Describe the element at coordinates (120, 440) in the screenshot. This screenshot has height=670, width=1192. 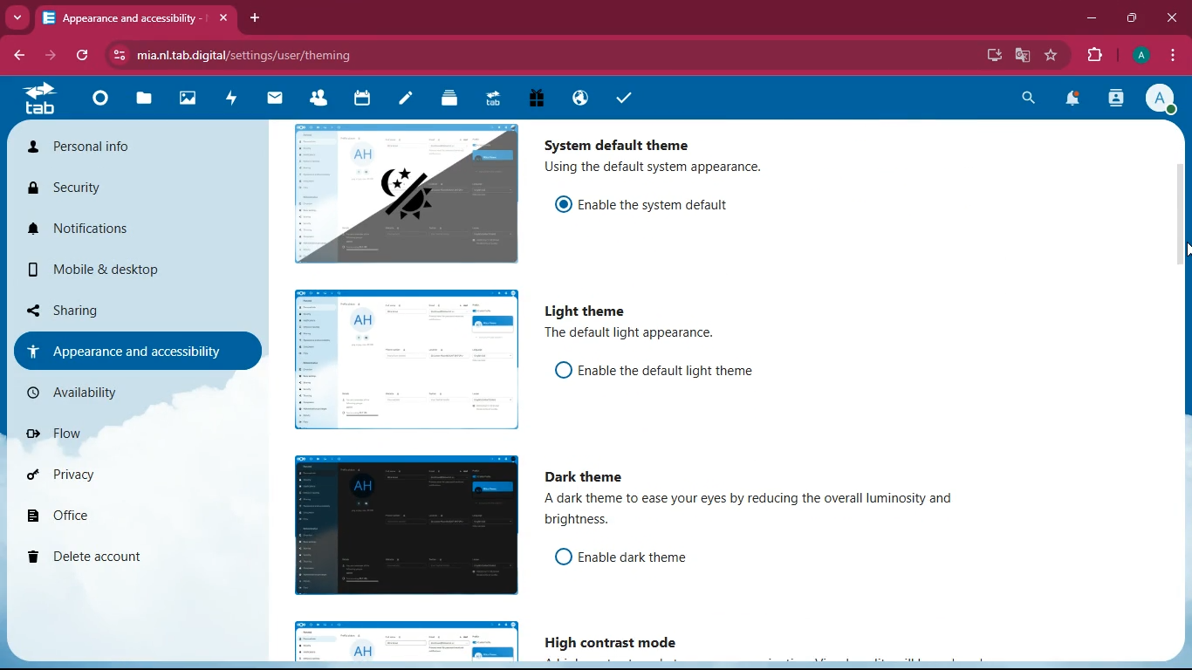
I see `flow` at that location.